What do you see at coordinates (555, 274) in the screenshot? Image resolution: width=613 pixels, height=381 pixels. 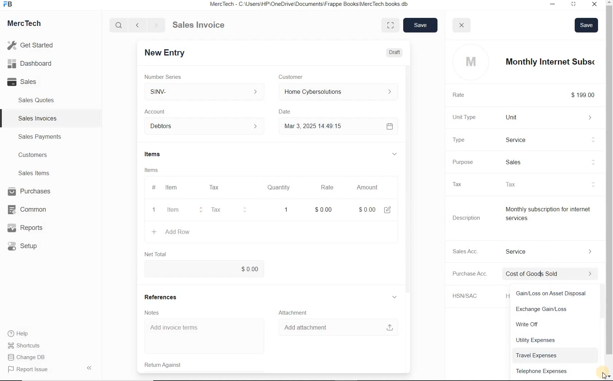 I see `Expense` at bounding box center [555, 274].